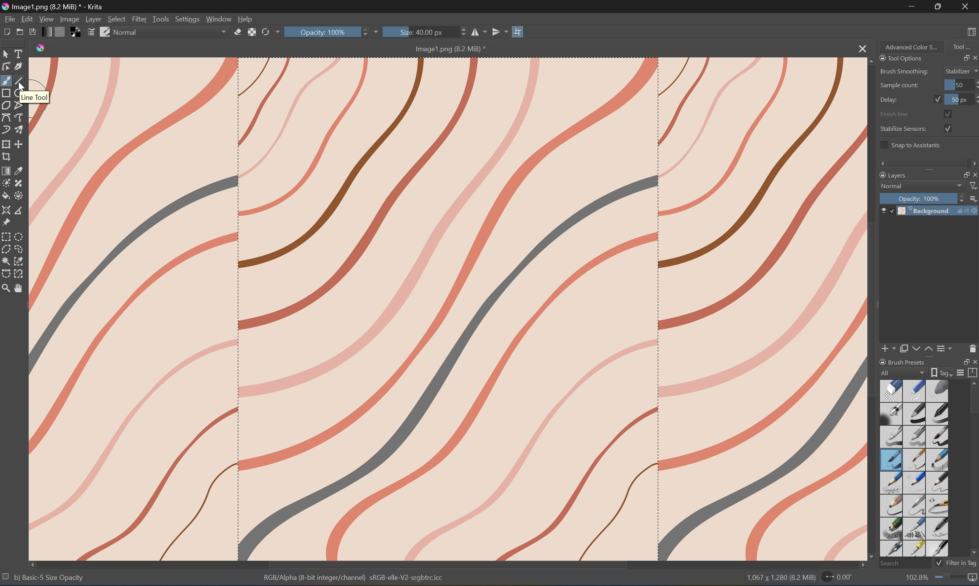  I want to click on Slider, so click(367, 32).